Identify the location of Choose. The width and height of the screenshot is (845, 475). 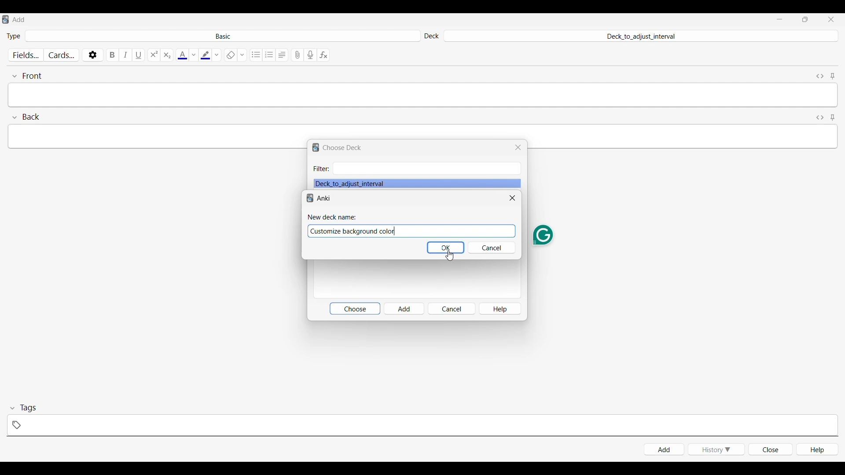
(354, 309).